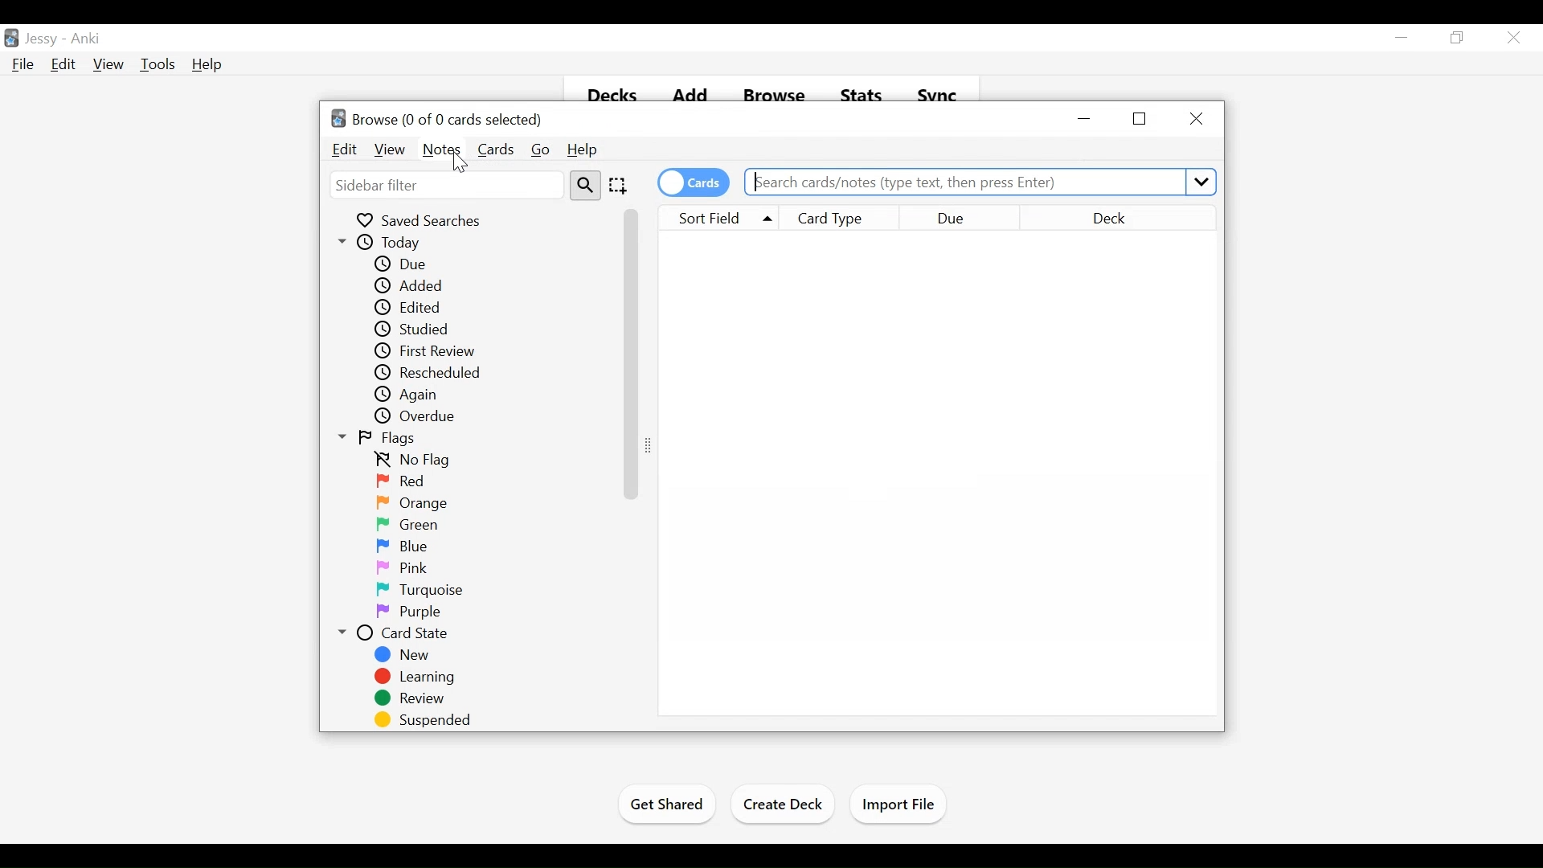 The image size is (1543, 868). Describe the element at coordinates (408, 502) in the screenshot. I see `Orange` at that location.